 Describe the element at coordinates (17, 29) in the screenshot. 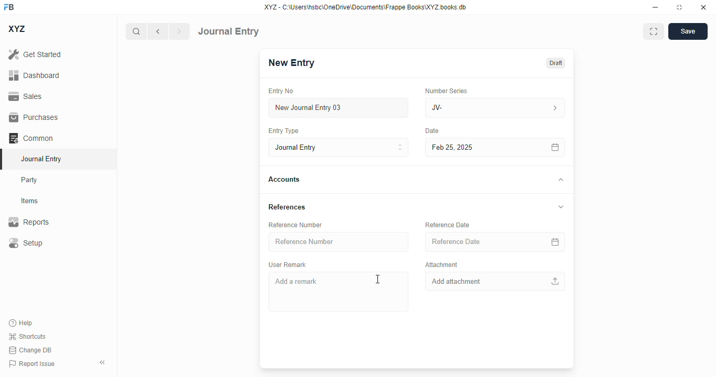

I see `XYZ` at that location.